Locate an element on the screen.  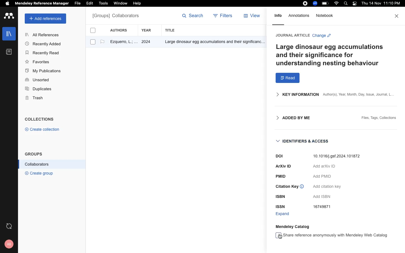
author(s), Year, Month, Day, Issue, Journal, L. is located at coordinates (358, 94).